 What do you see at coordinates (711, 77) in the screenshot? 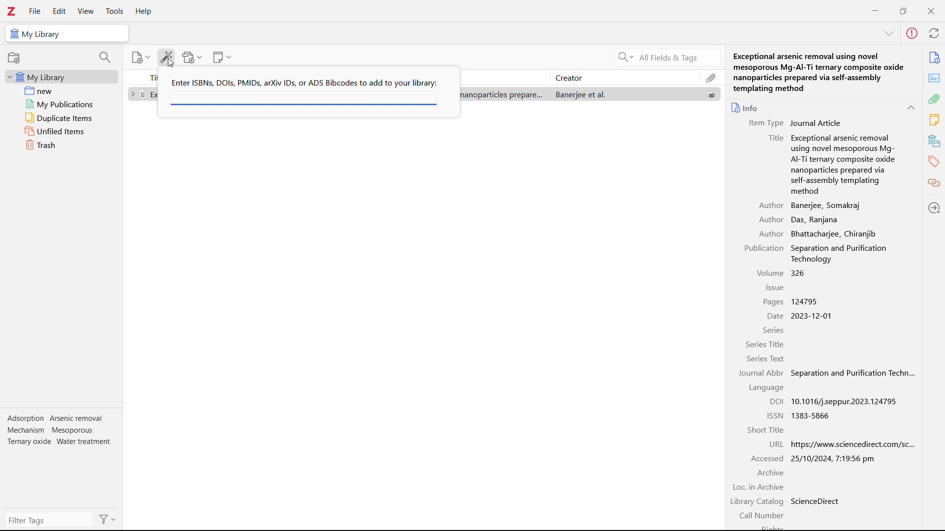
I see `attachments` at bounding box center [711, 77].